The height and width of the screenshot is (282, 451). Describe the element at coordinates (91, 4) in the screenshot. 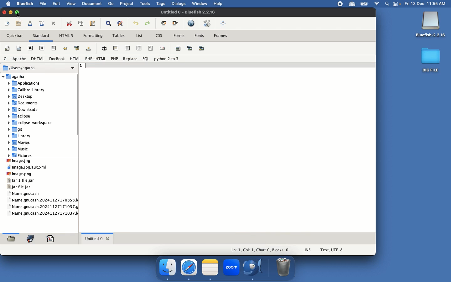

I see `documents` at that location.